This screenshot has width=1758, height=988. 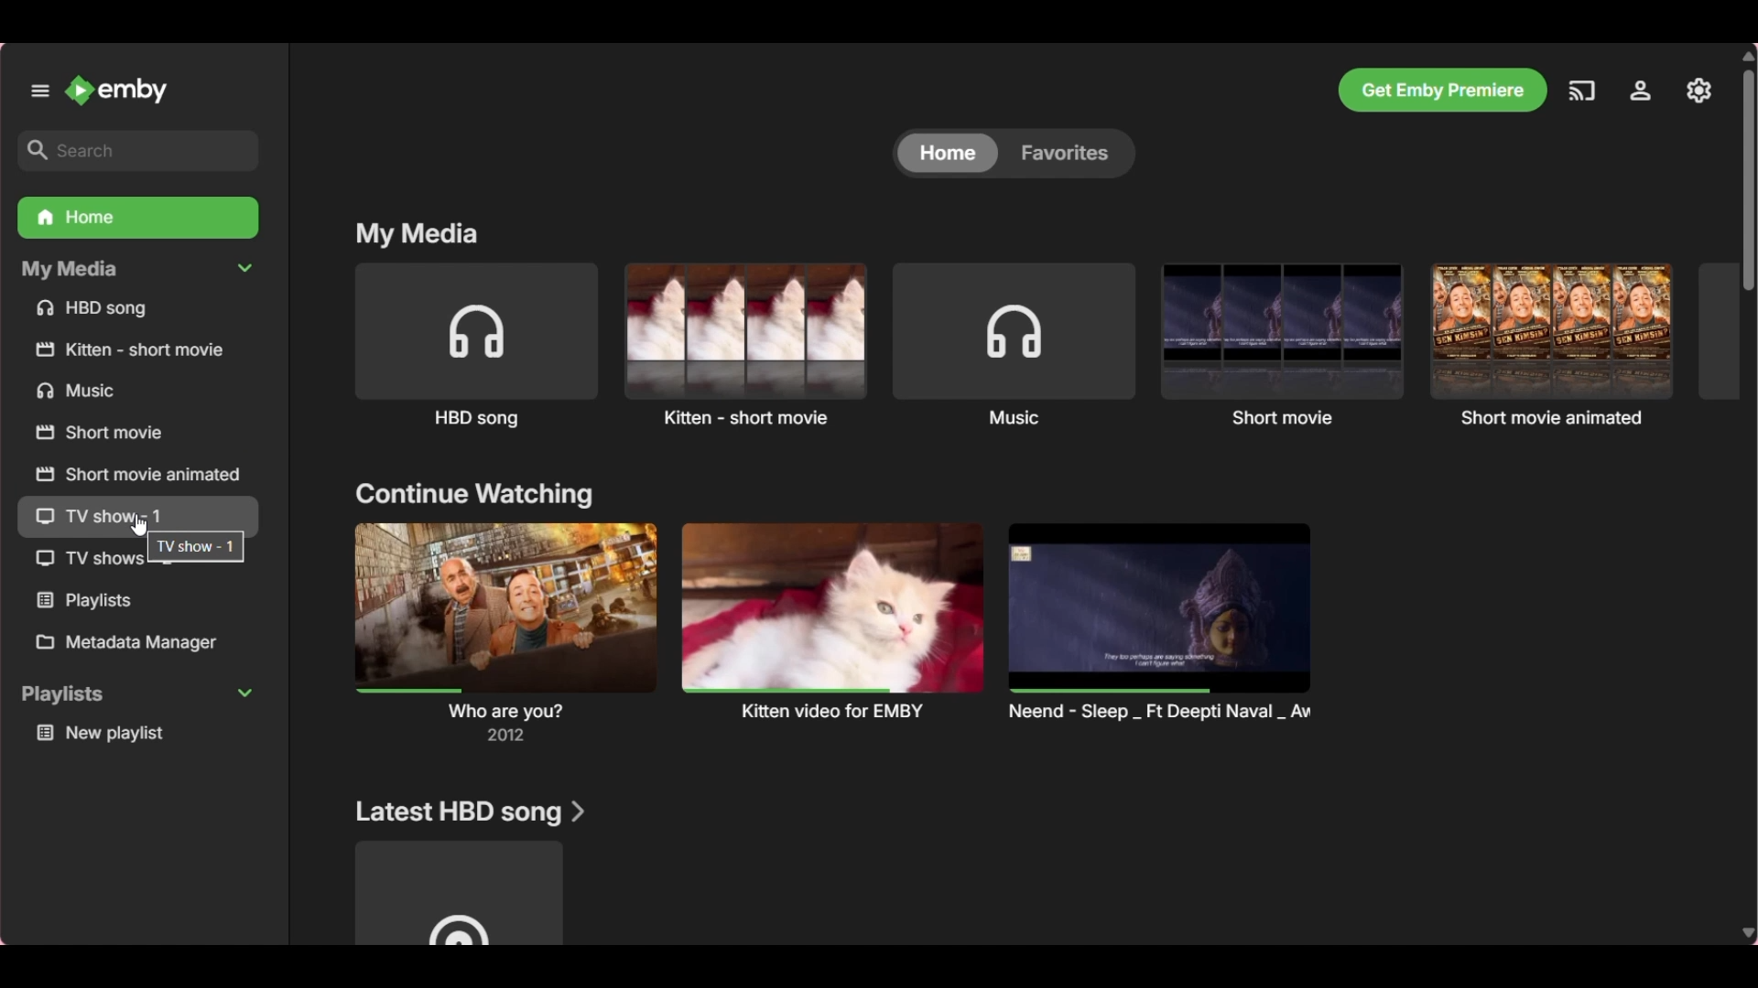 I want to click on Music, so click(x=1014, y=345).